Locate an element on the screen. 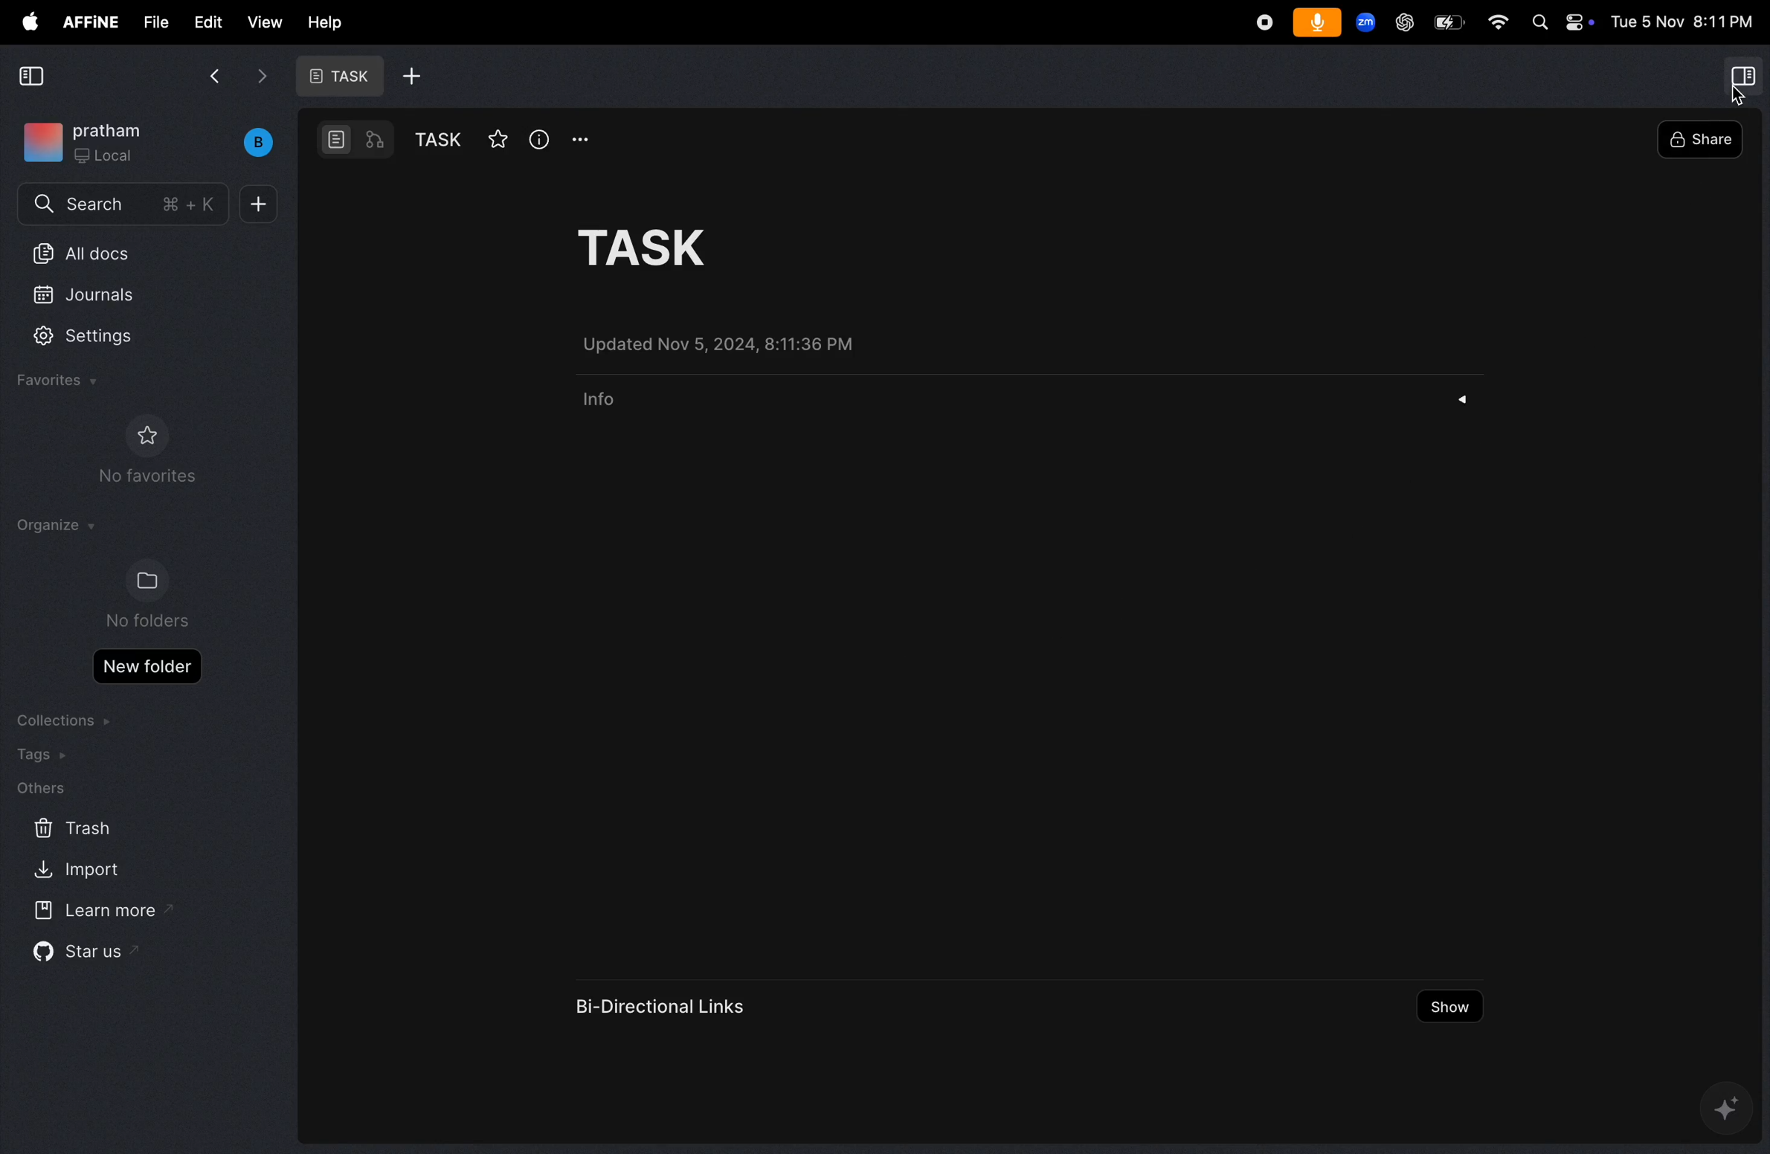 The height and width of the screenshot is (1154, 1770). zoom is located at coordinates (1365, 25).